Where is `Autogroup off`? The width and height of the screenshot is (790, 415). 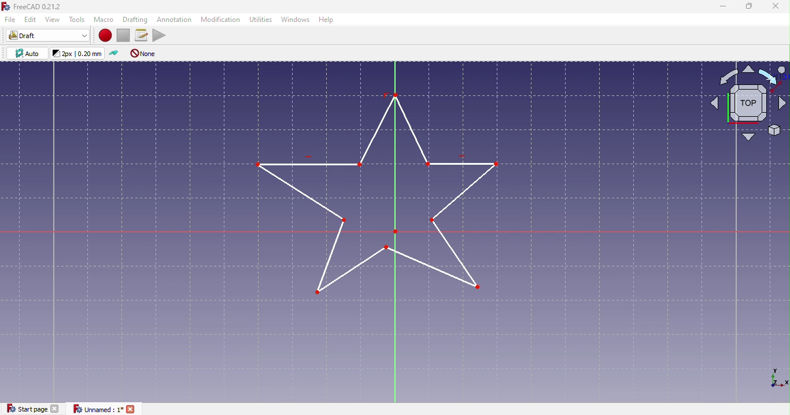 Autogroup off is located at coordinates (146, 53).